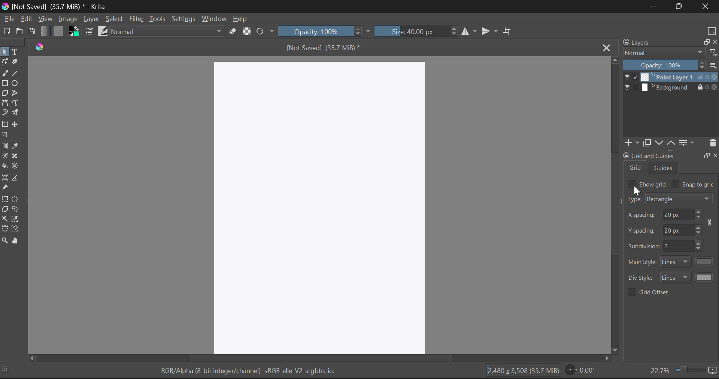 This screenshot has width=719, height=379. I want to click on Vertical Mirror Flip, so click(469, 32).